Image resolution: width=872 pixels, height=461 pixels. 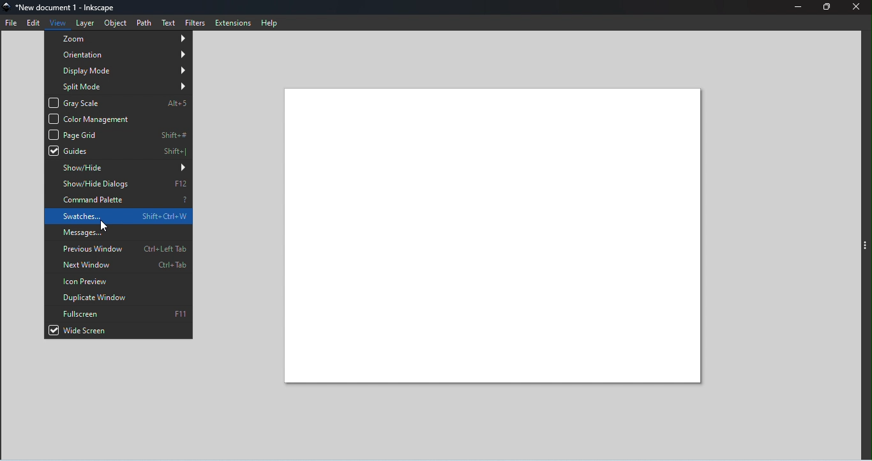 What do you see at coordinates (61, 22) in the screenshot?
I see `View` at bounding box center [61, 22].